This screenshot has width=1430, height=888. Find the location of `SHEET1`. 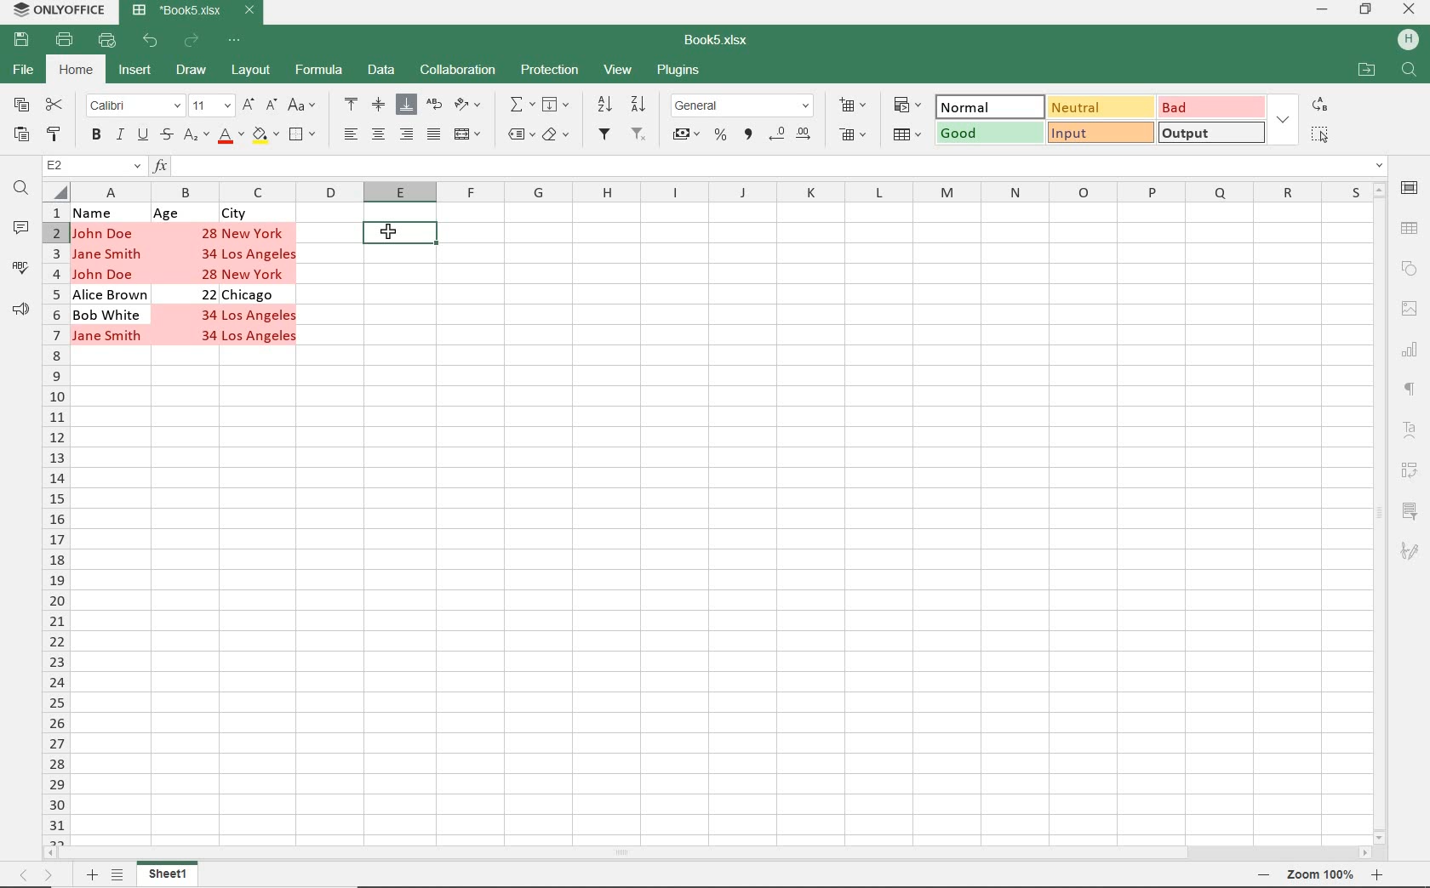

SHEET1 is located at coordinates (169, 875).